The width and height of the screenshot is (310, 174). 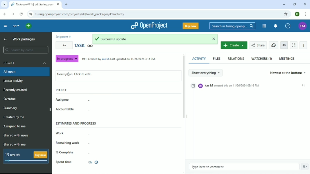 What do you see at coordinates (11, 99) in the screenshot?
I see `Overdue` at bounding box center [11, 99].